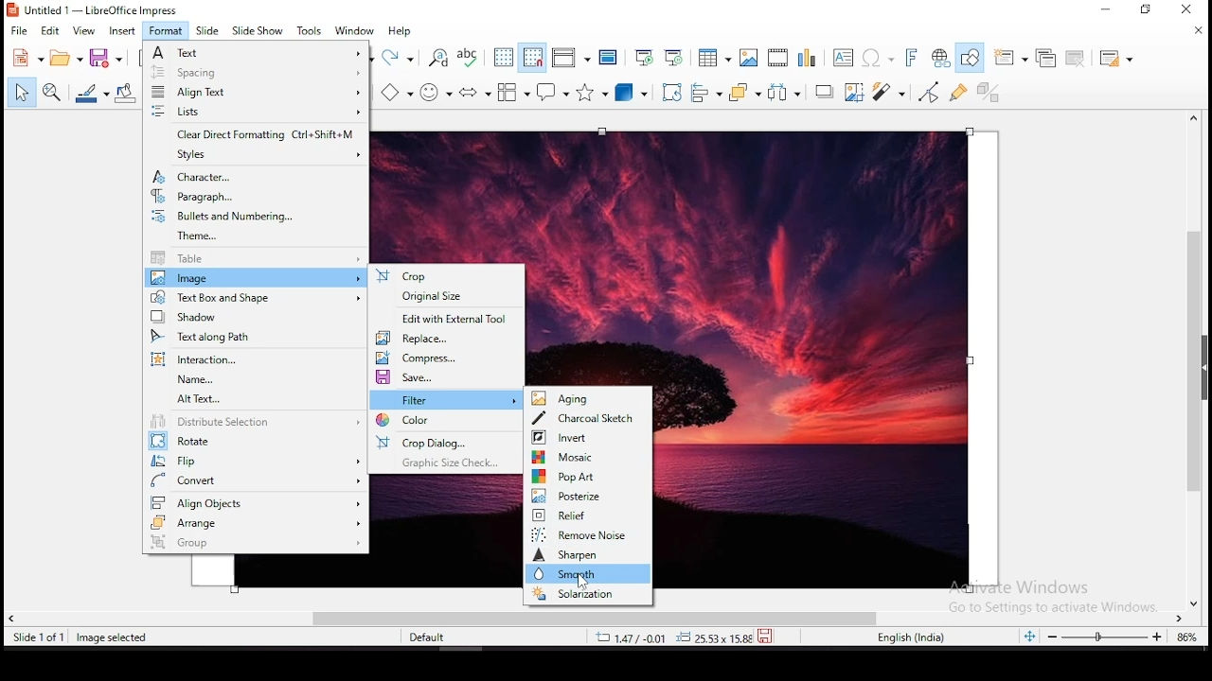  Describe the element at coordinates (449, 357) in the screenshot. I see `compress` at that location.